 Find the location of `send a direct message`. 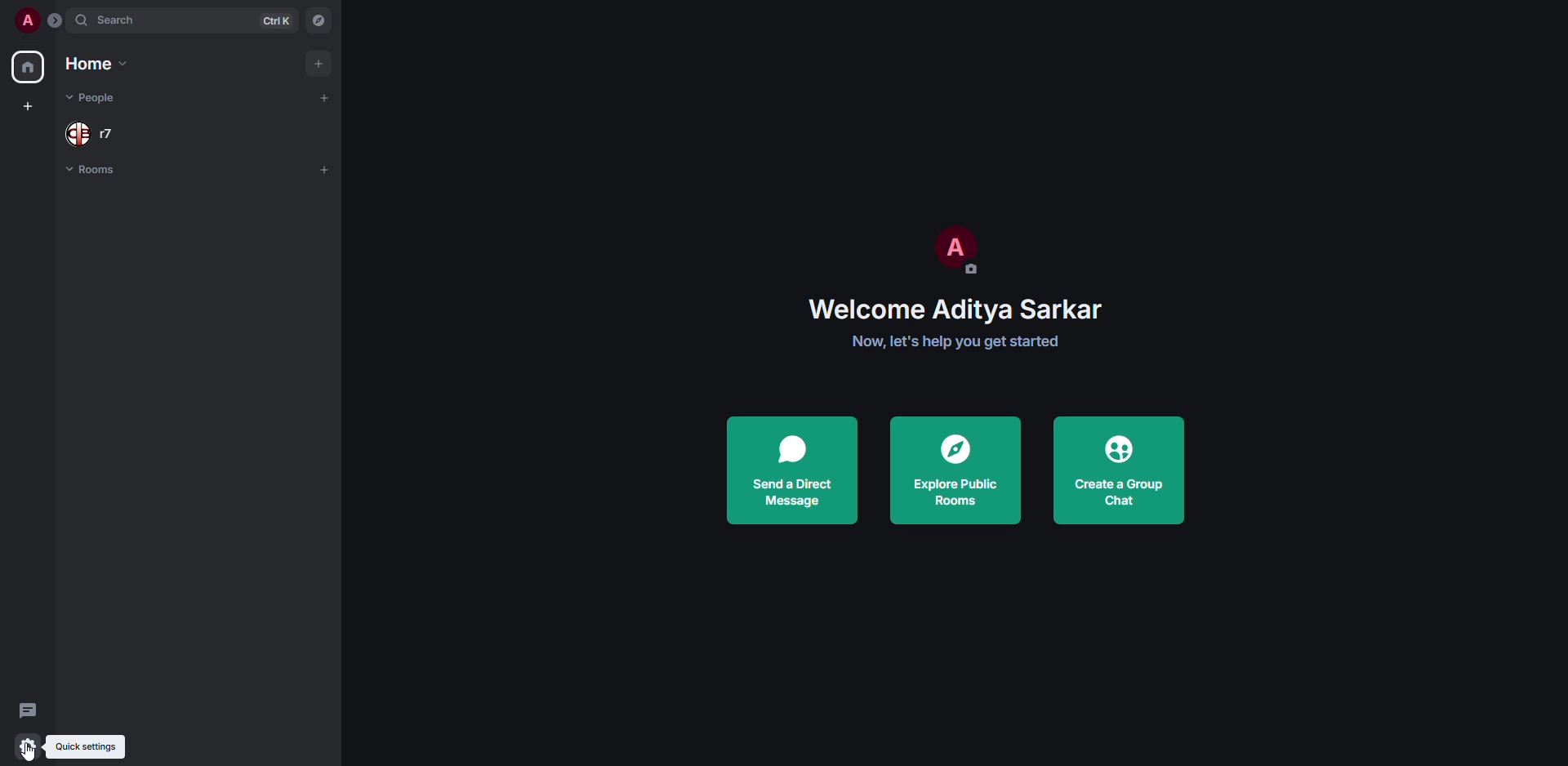

send a direct message is located at coordinates (791, 470).